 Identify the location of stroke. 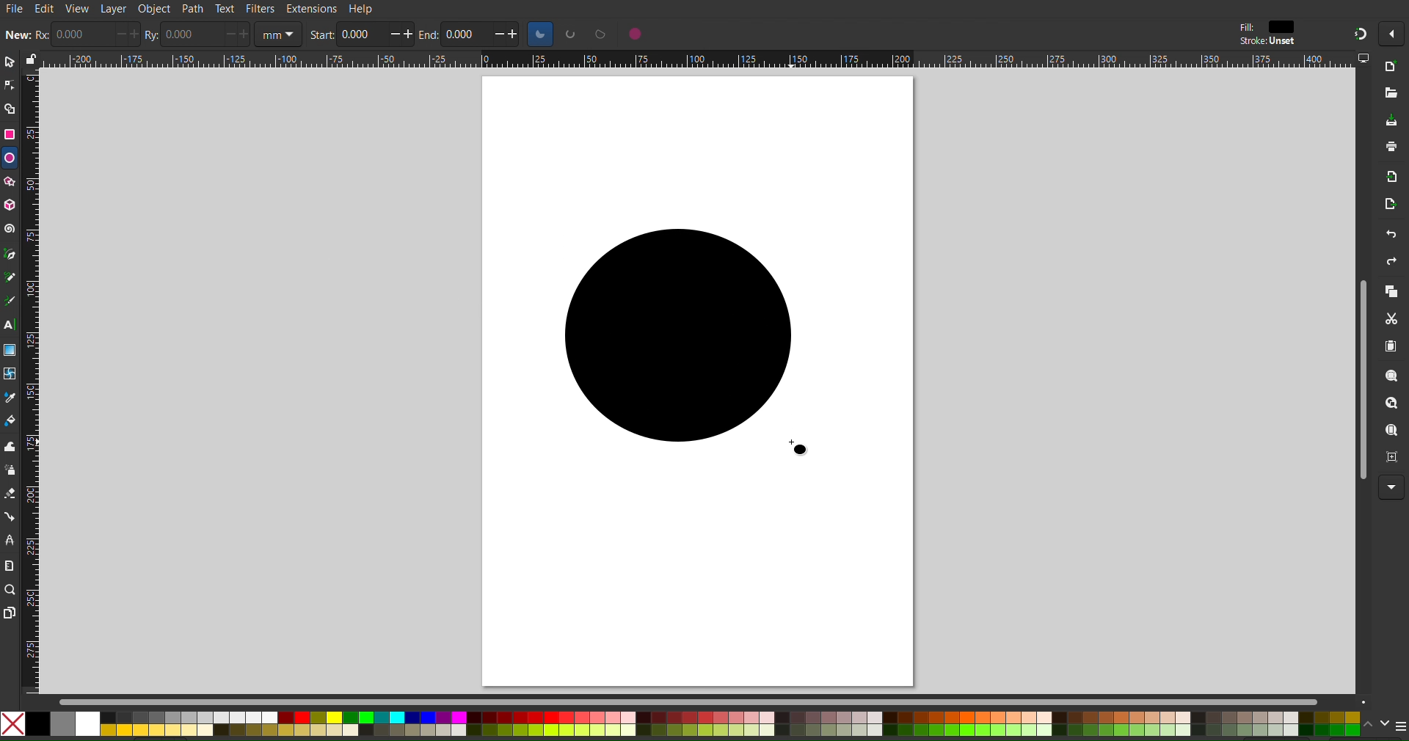
(1269, 41).